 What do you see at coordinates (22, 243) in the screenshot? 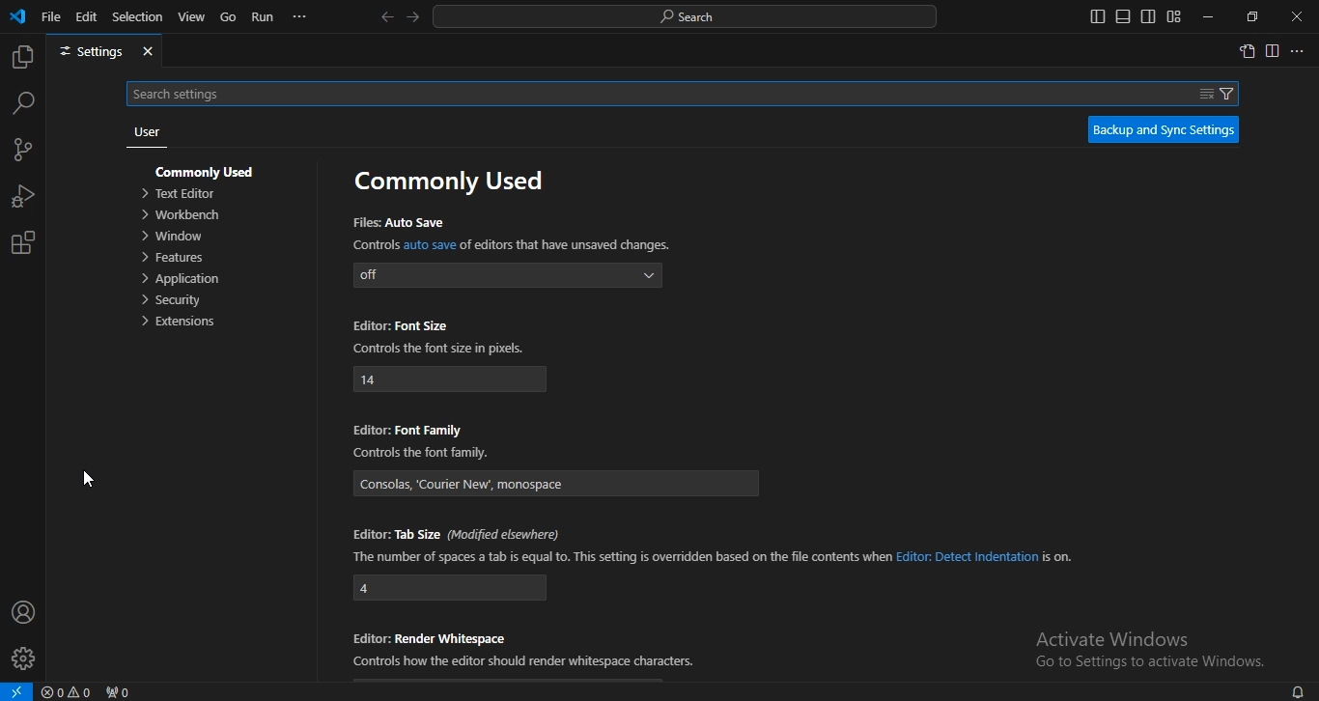
I see `extensions` at bounding box center [22, 243].